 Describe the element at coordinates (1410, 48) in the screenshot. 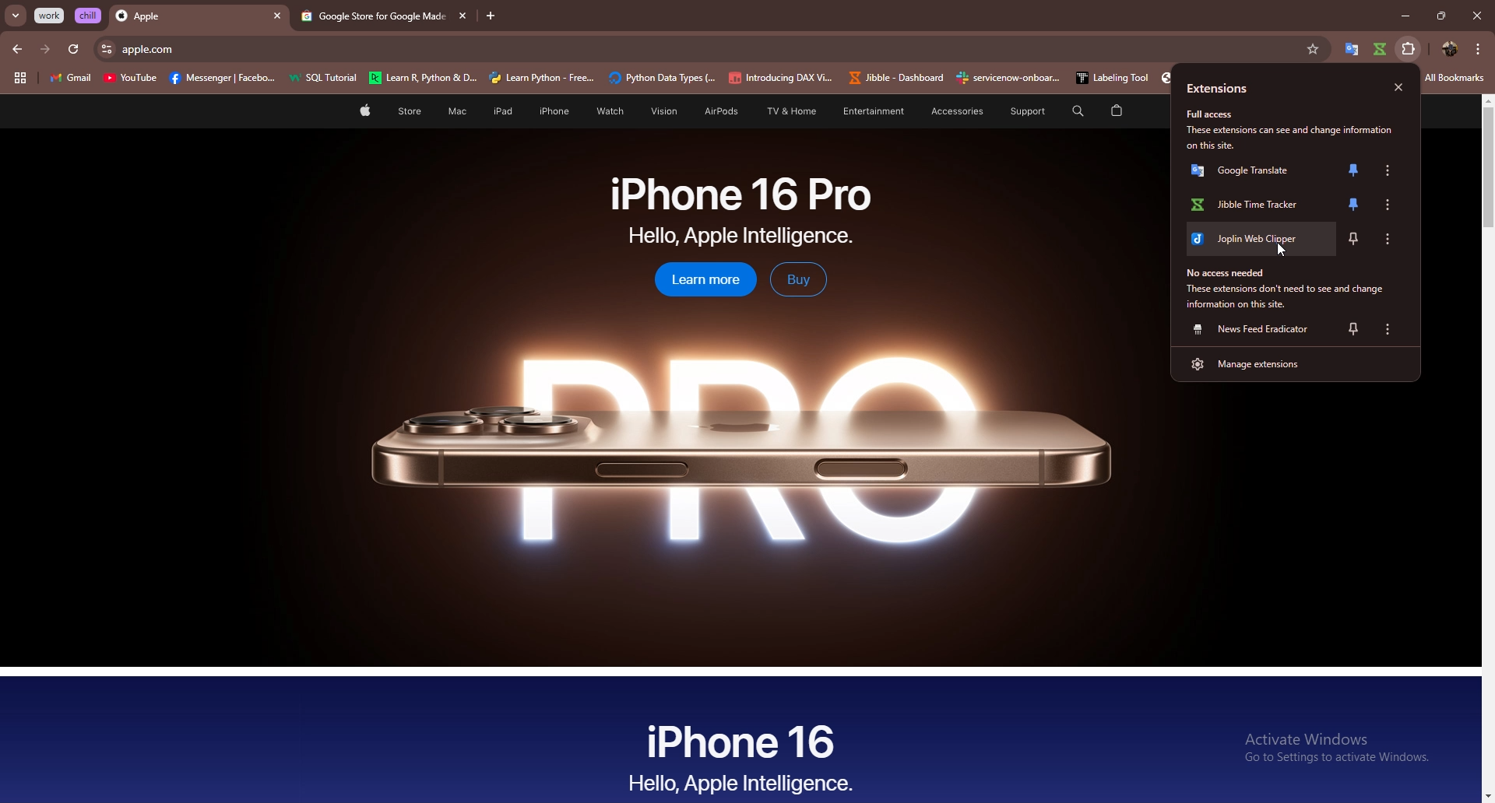

I see `extension` at that location.